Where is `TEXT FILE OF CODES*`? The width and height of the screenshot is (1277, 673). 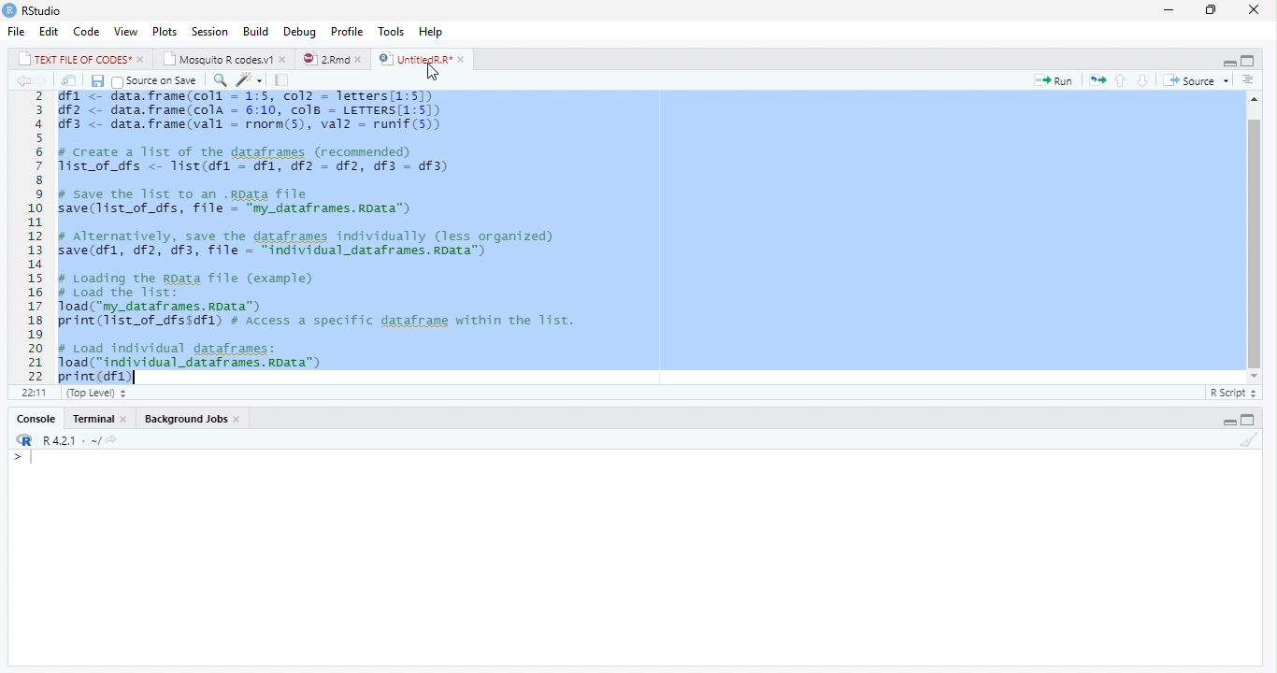 TEXT FILE OF CODES* is located at coordinates (79, 58).